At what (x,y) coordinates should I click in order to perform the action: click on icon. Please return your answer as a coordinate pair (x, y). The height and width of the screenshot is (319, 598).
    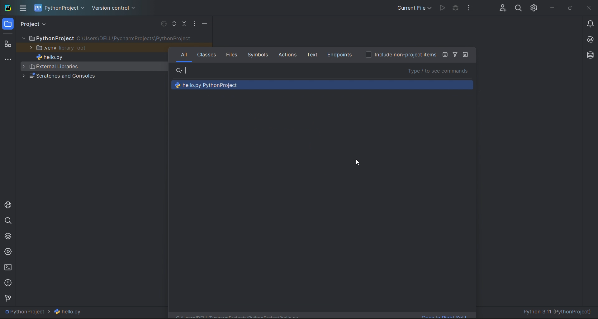
    Looking at the image, I should click on (445, 55).